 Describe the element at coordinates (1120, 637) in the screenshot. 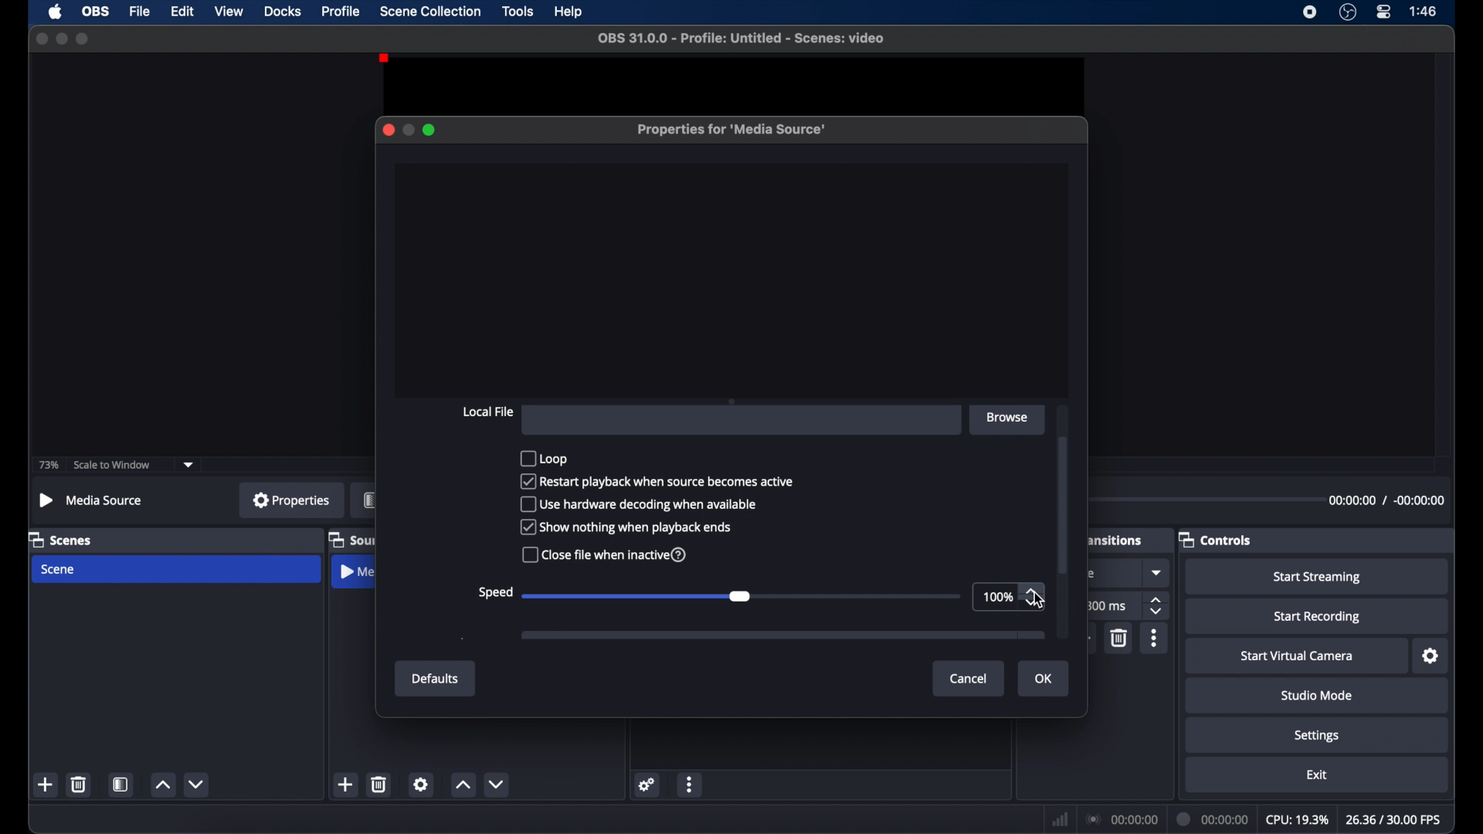

I see `delete` at that location.